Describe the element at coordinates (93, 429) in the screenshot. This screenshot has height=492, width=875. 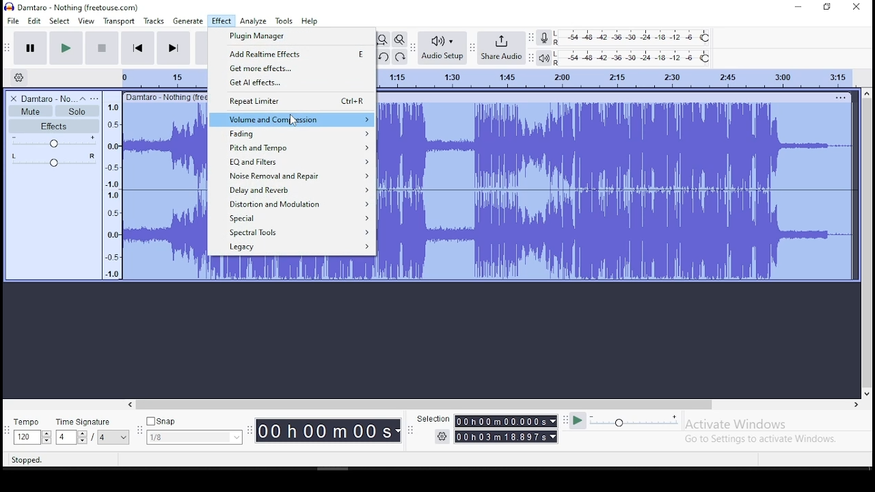
I see `time signature` at that location.